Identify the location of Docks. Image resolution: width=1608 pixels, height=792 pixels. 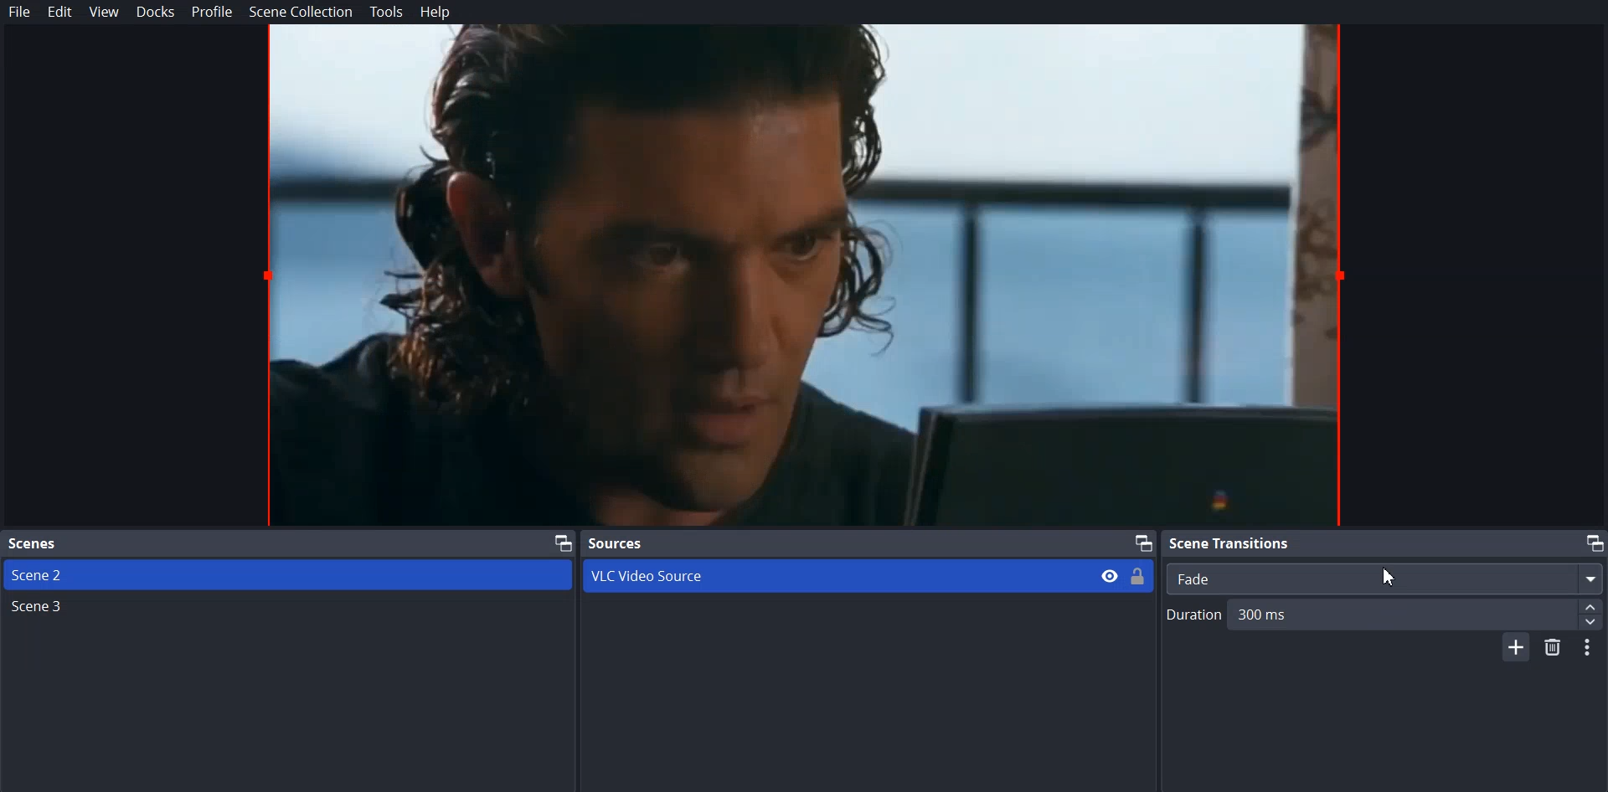
(155, 13).